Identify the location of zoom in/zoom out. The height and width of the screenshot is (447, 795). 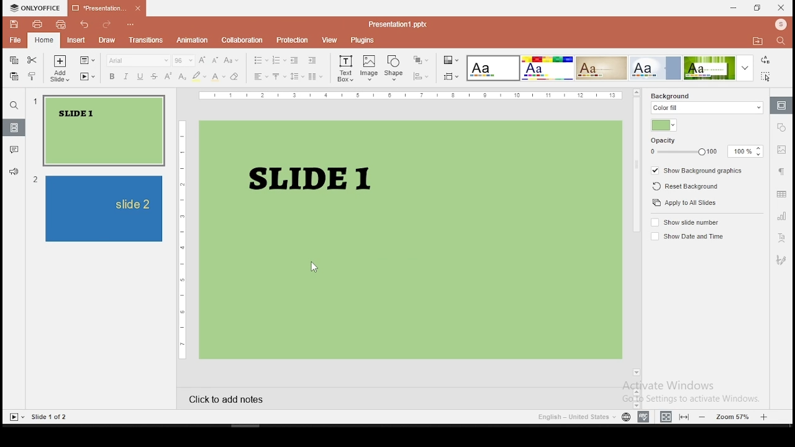
(734, 415).